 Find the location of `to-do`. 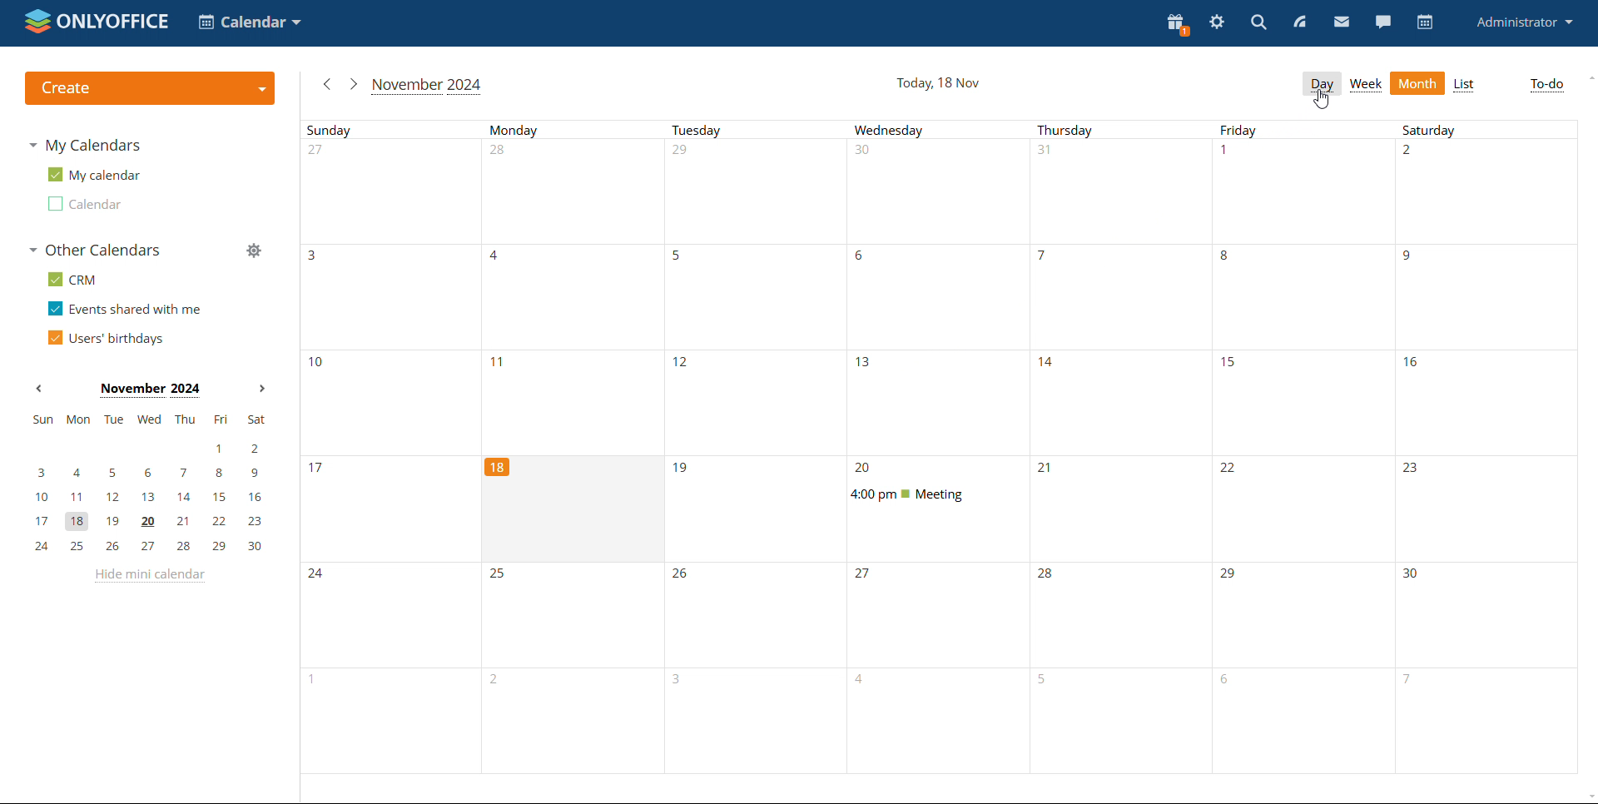

to-do is located at coordinates (1547, 83).